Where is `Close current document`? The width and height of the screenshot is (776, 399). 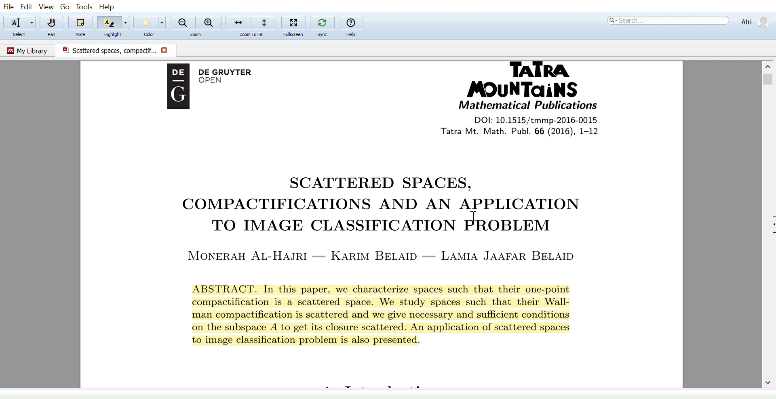 Close current document is located at coordinates (165, 51).